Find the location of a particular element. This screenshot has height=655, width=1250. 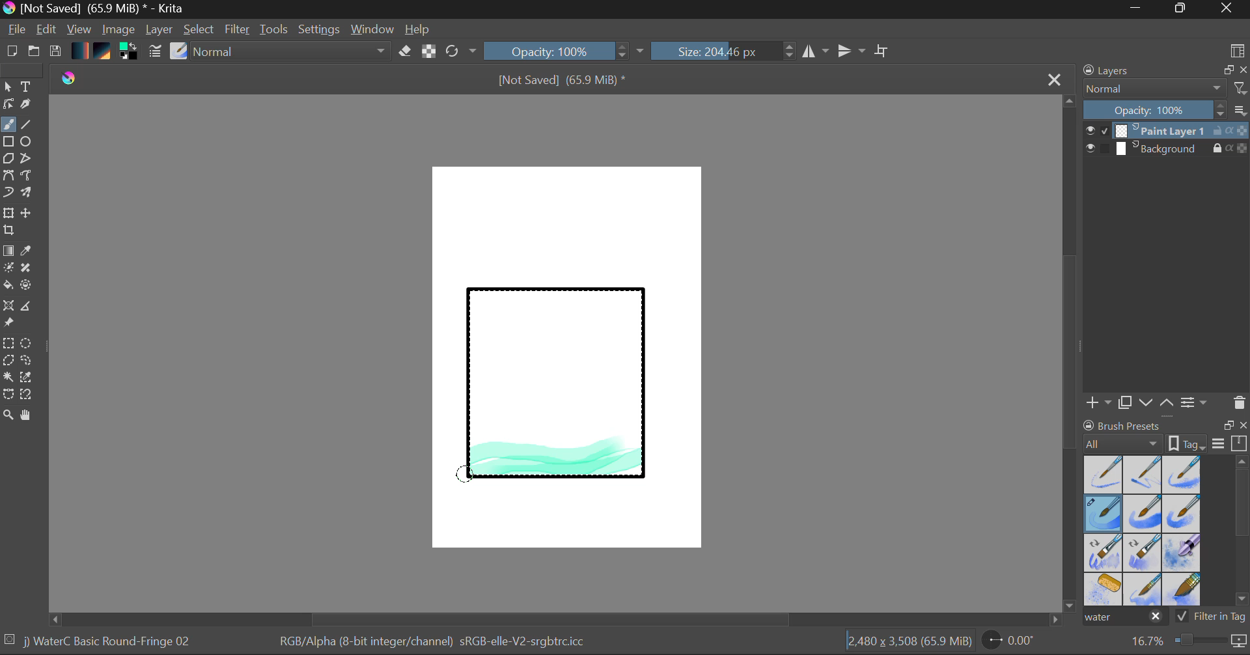

Zoom is located at coordinates (1187, 641).